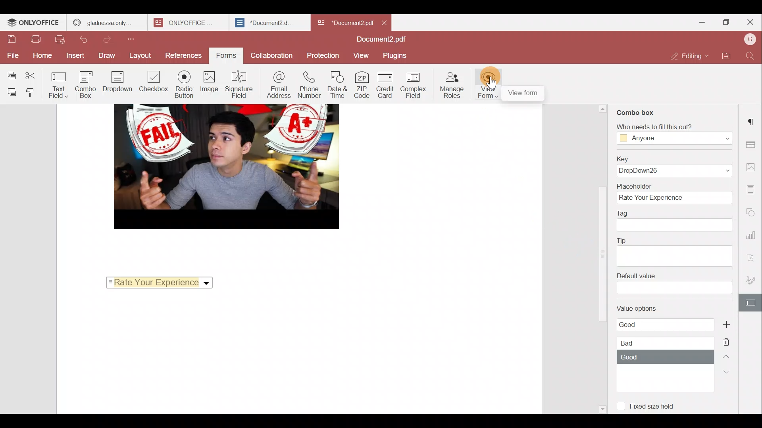  Describe the element at coordinates (60, 40) in the screenshot. I see `Quick print` at that location.